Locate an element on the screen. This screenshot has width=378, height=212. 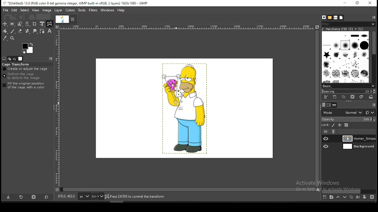
mouse pointer is located at coordinates (177, 103).